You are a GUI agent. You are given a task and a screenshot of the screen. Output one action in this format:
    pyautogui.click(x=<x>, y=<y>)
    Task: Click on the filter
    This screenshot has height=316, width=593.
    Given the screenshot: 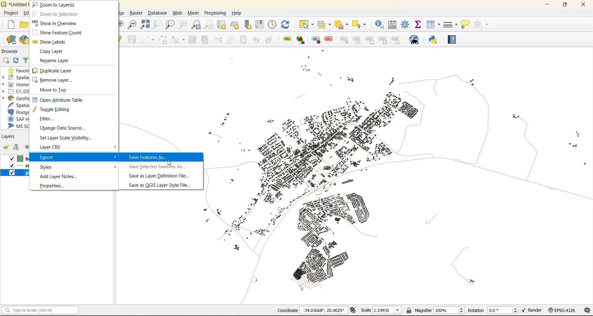 What is the action you would take?
    pyautogui.click(x=52, y=119)
    